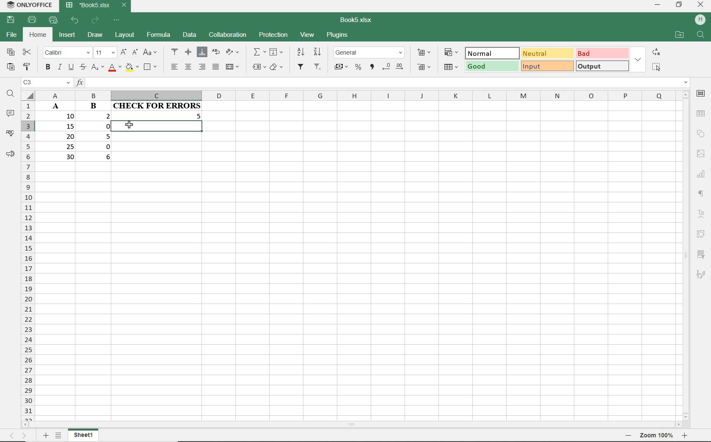 This screenshot has width=711, height=442. What do you see at coordinates (701, 153) in the screenshot?
I see `IMAGE` at bounding box center [701, 153].